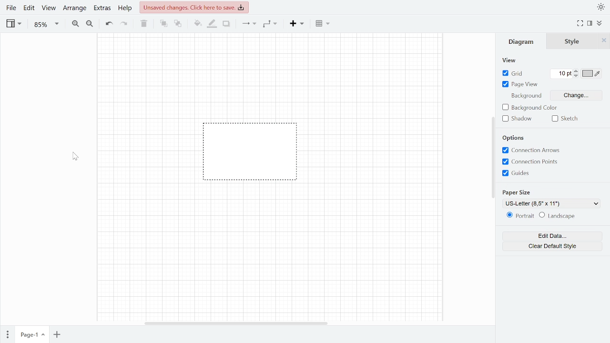  What do you see at coordinates (270, 25) in the screenshot?
I see `Waypoints` at bounding box center [270, 25].